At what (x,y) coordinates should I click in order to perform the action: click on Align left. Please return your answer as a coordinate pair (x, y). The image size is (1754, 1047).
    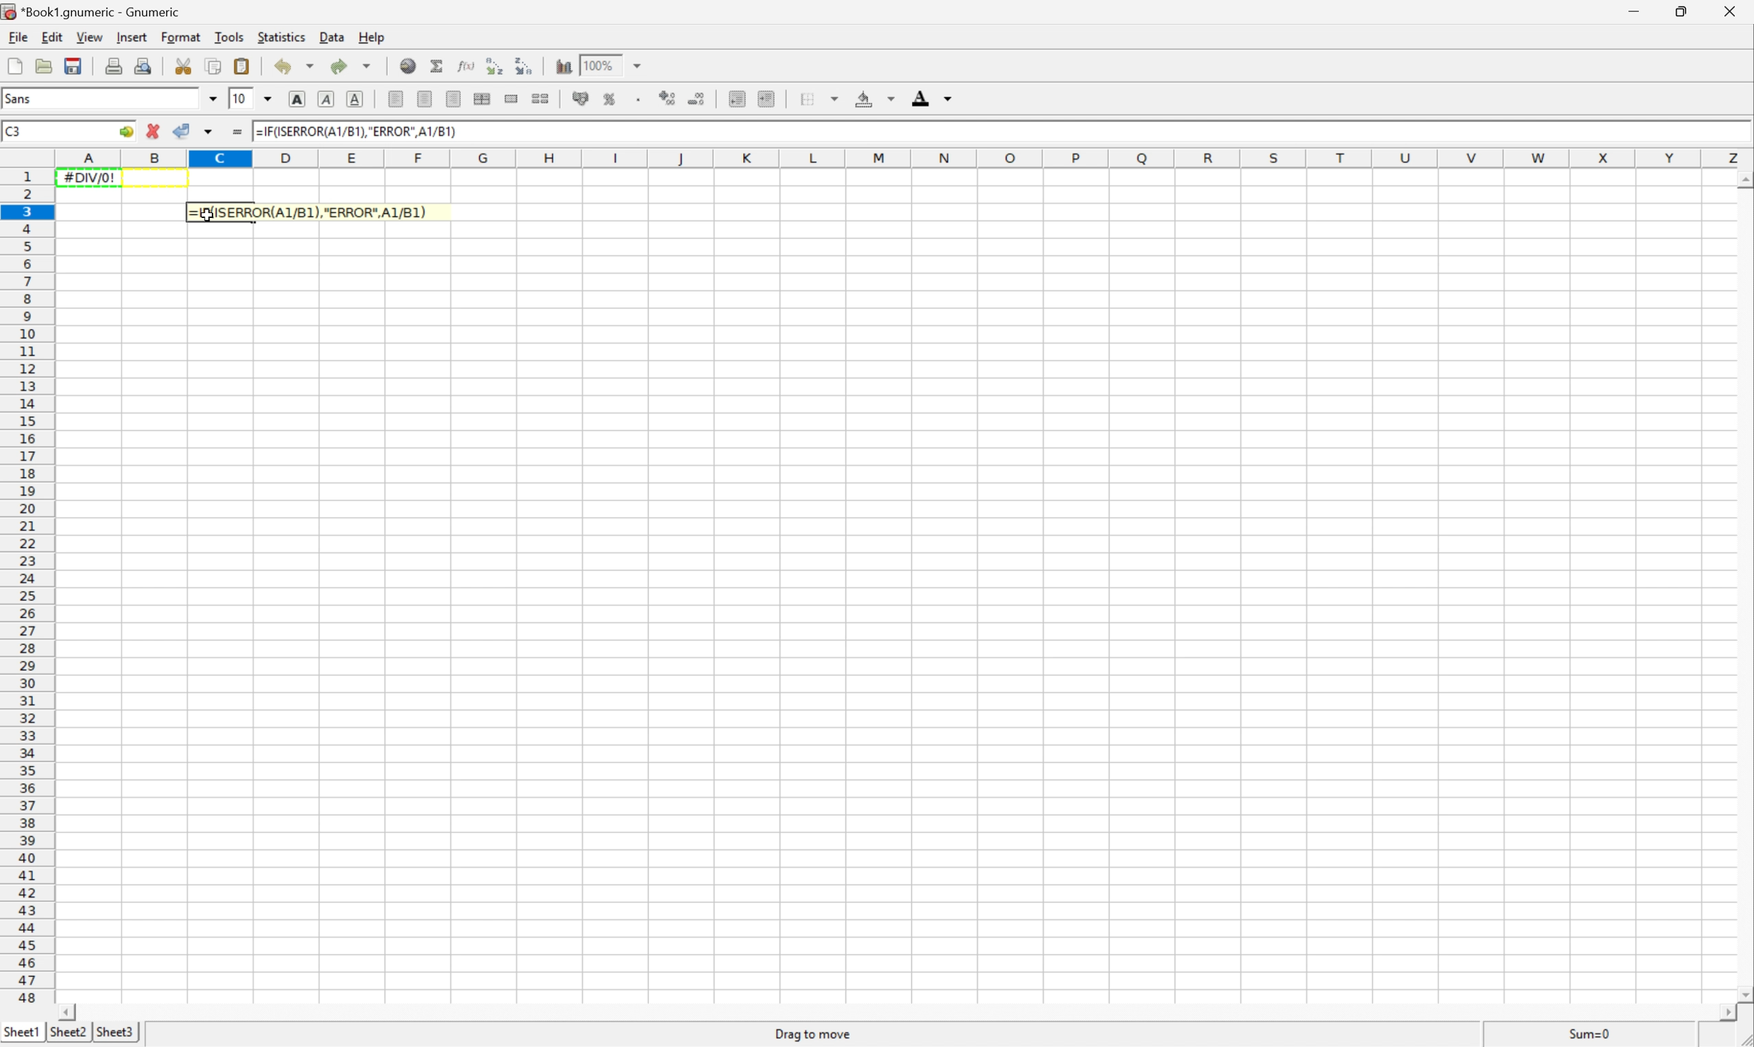
    Looking at the image, I should click on (398, 99).